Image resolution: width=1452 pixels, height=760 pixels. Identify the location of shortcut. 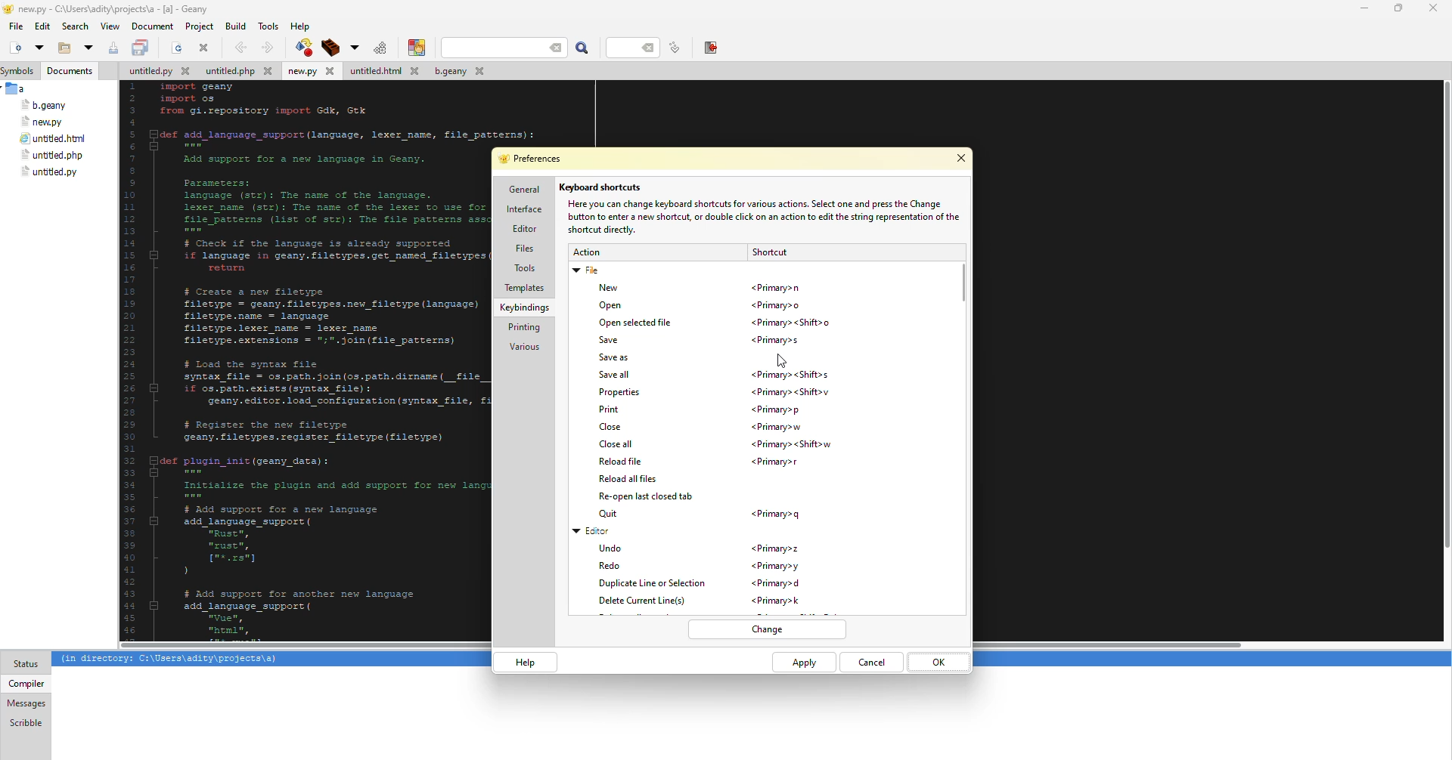
(768, 252).